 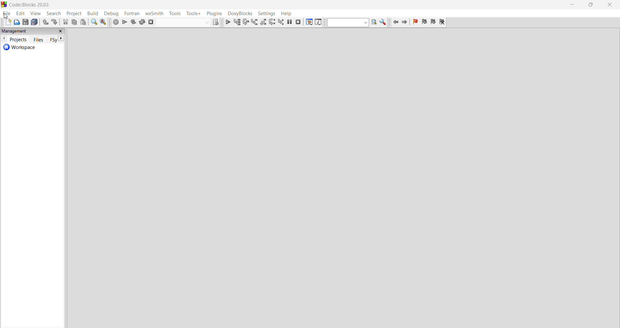 I want to click on save, so click(x=26, y=23).